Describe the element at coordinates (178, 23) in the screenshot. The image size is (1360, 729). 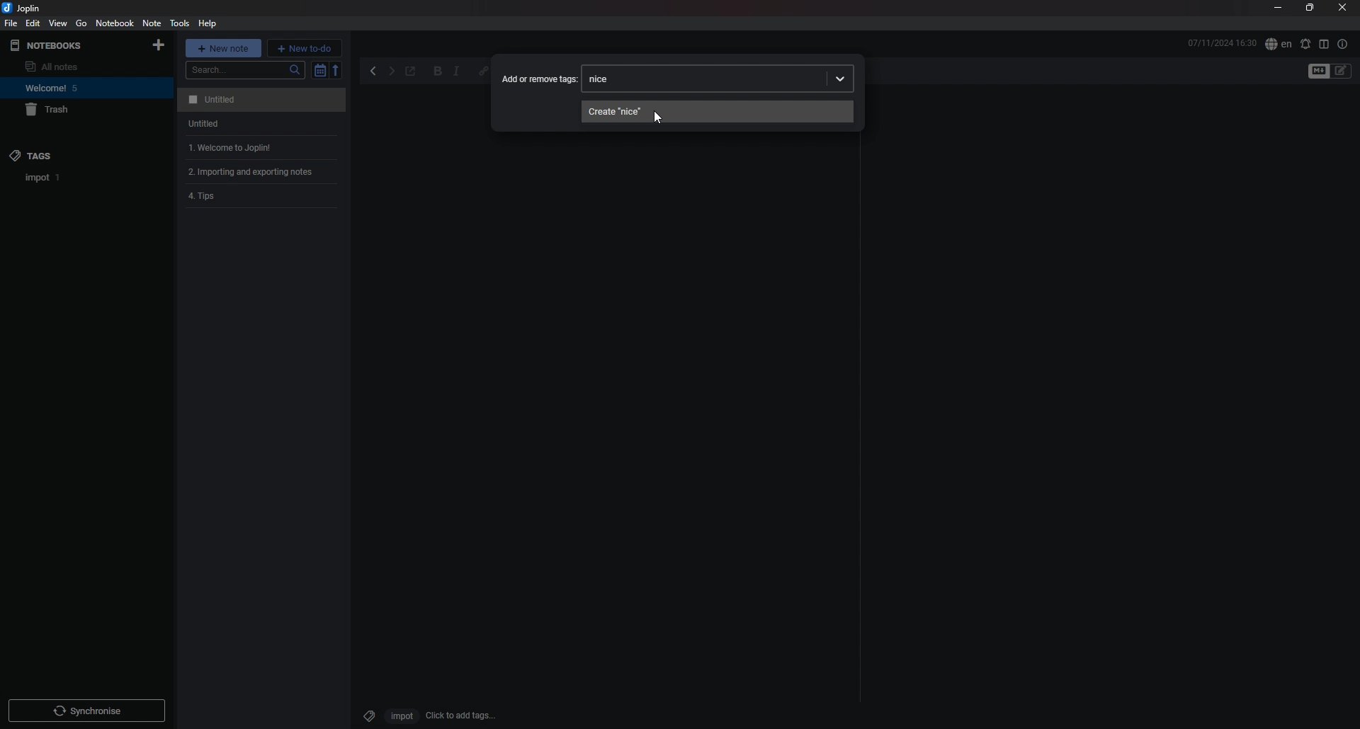
I see `tools` at that location.